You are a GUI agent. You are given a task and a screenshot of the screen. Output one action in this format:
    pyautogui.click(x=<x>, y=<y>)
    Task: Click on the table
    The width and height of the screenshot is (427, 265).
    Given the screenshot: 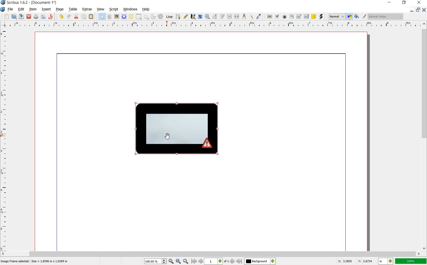 What is the action you would take?
    pyautogui.click(x=131, y=16)
    